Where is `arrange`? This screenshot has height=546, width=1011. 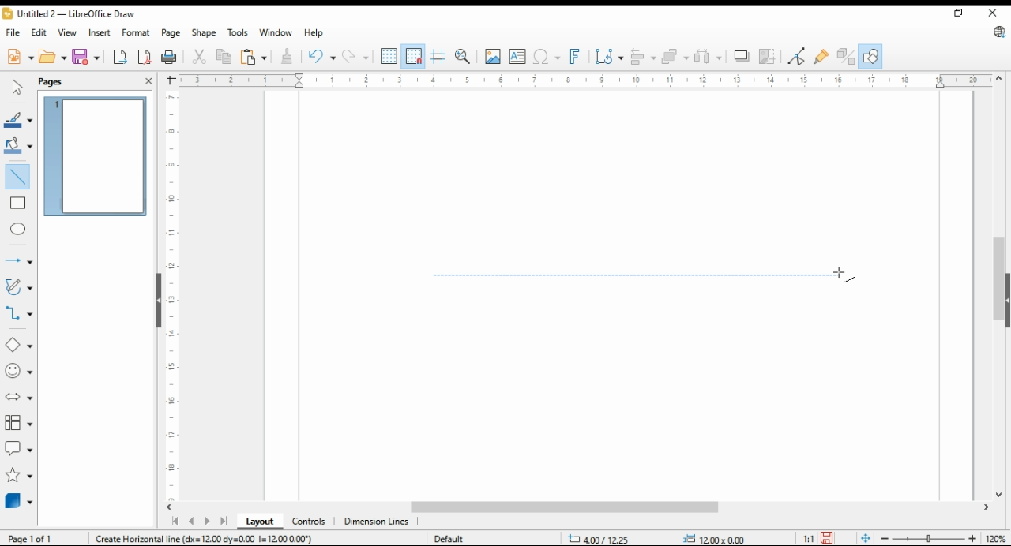
arrange is located at coordinates (673, 55).